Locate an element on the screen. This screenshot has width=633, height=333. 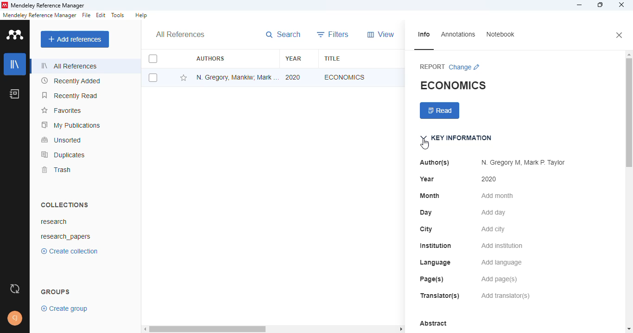
select is located at coordinates (153, 78).